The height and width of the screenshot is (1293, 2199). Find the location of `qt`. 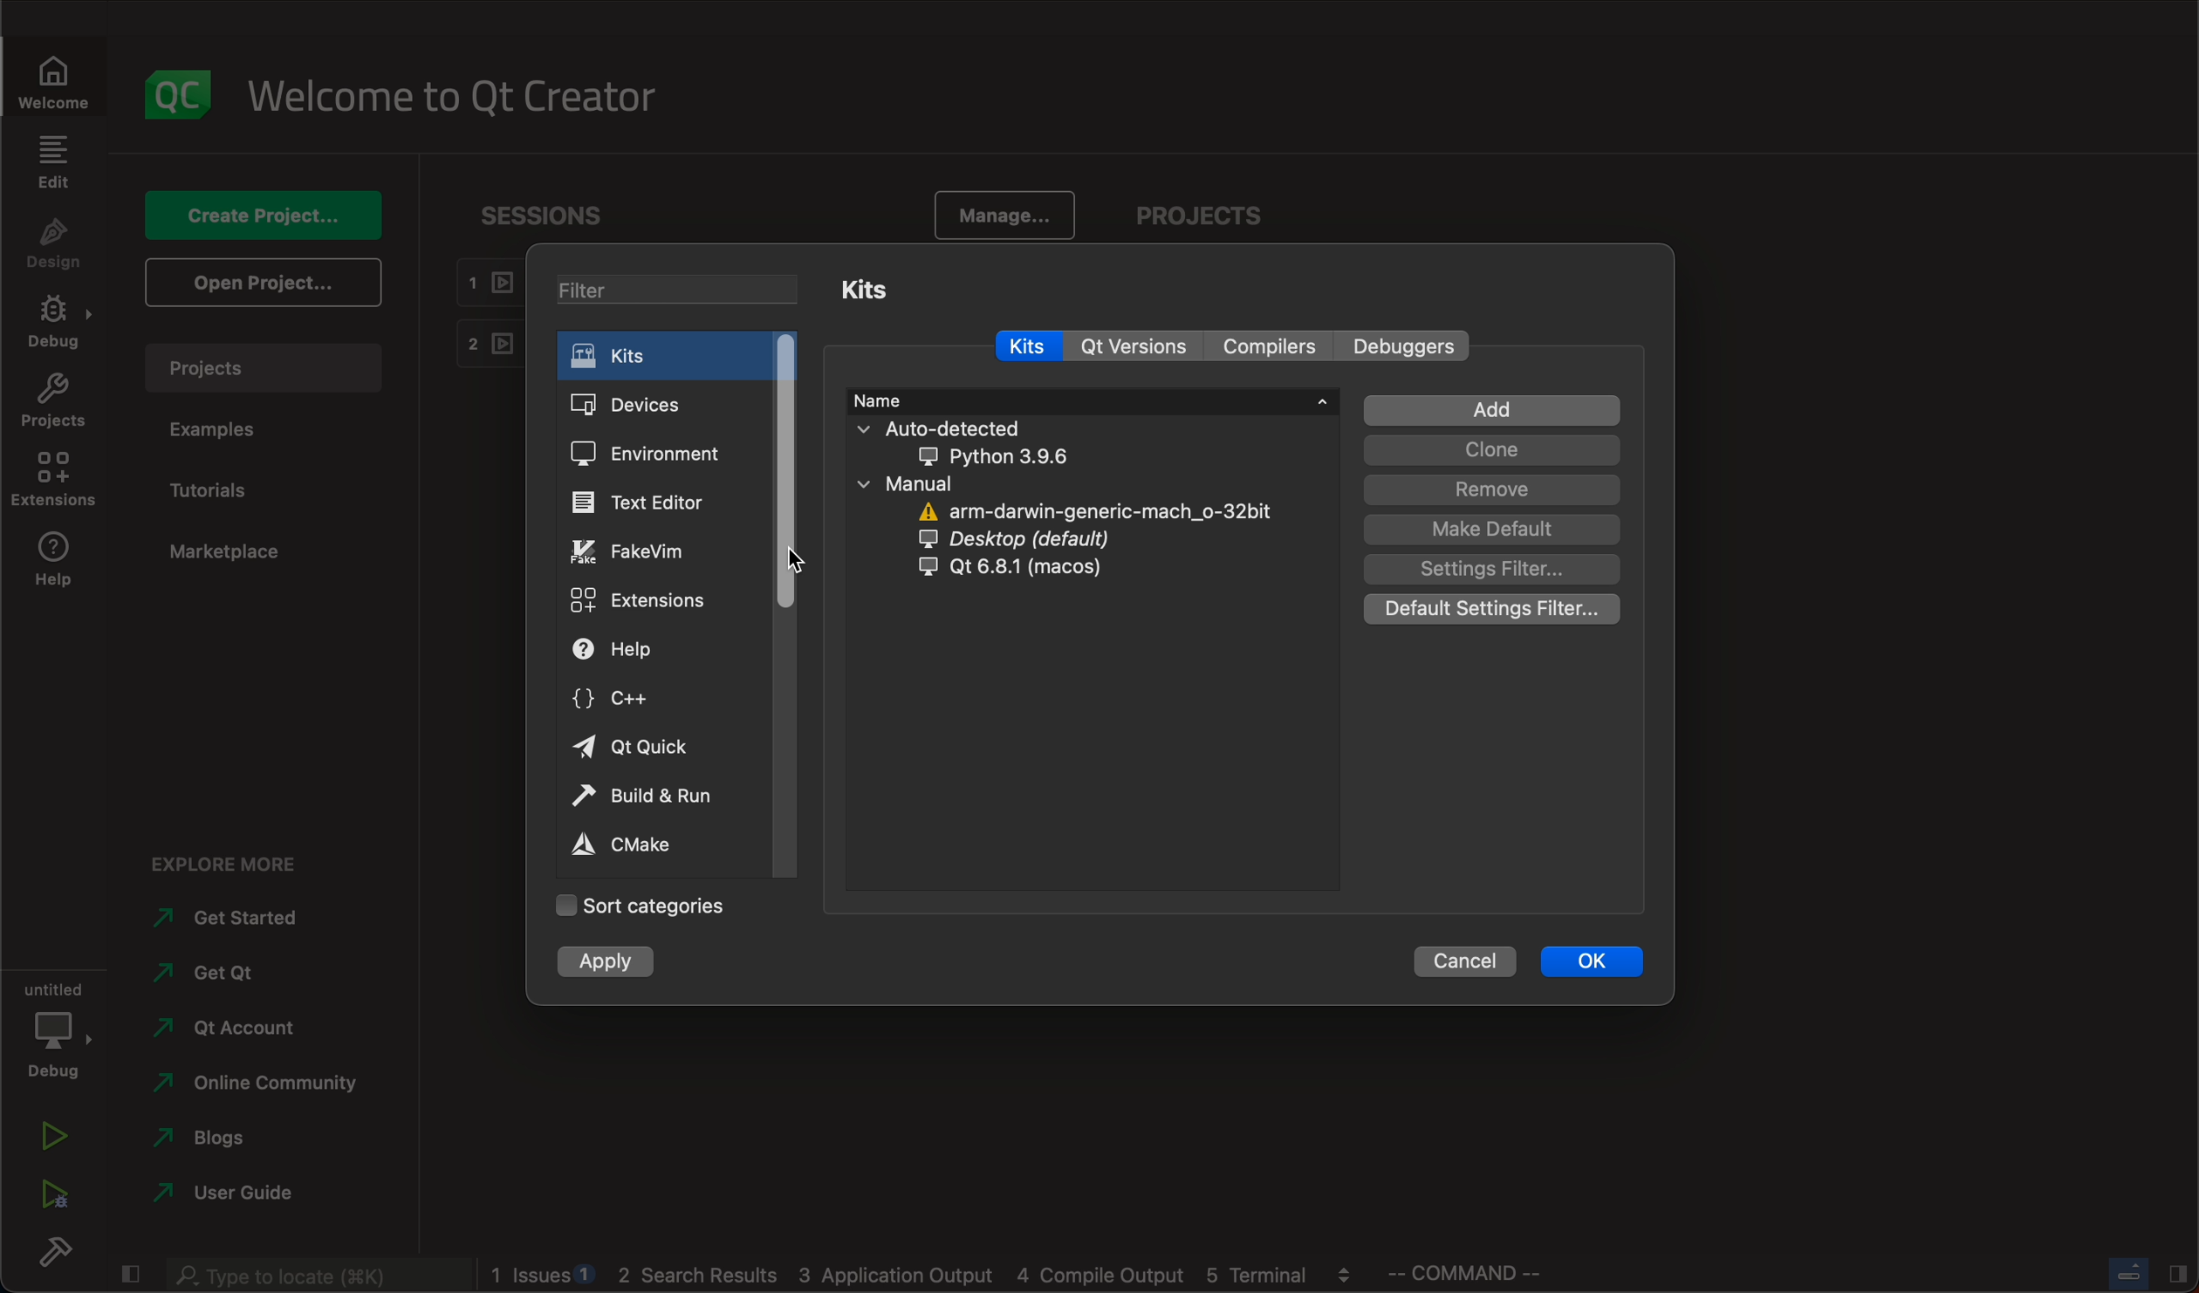

qt is located at coordinates (1027, 575).